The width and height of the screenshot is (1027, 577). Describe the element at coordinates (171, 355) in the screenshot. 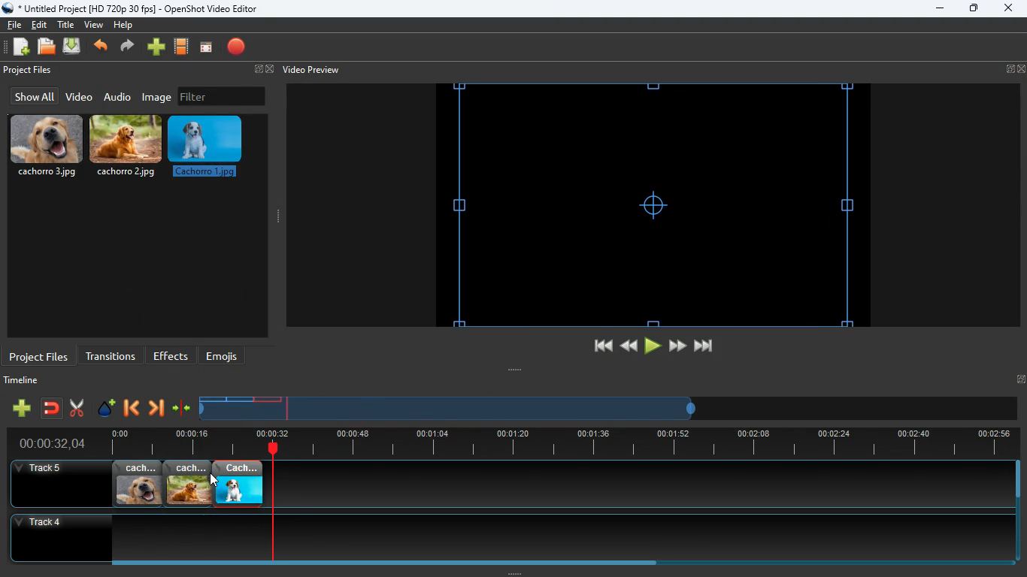

I see `effects` at that location.